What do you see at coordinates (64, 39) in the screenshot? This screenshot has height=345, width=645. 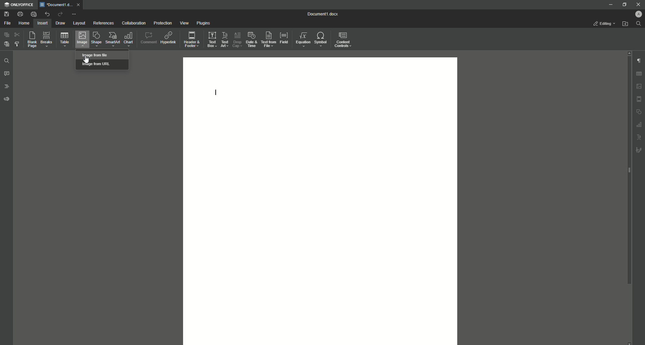 I see `Table` at bounding box center [64, 39].